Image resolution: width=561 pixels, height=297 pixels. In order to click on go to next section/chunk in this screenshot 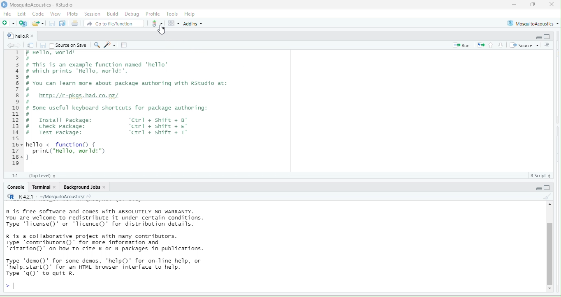, I will do `click(500, 46)`.